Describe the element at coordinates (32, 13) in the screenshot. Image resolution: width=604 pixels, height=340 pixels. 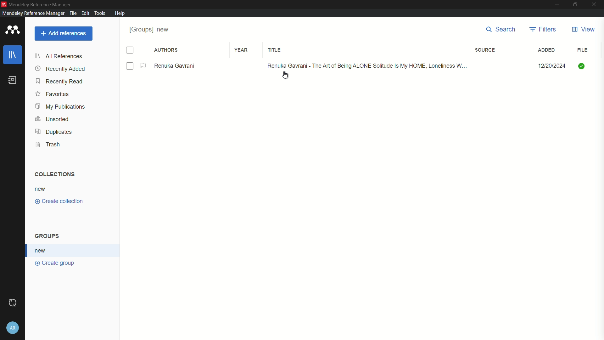
I see `mendeley reference manager` at that location.